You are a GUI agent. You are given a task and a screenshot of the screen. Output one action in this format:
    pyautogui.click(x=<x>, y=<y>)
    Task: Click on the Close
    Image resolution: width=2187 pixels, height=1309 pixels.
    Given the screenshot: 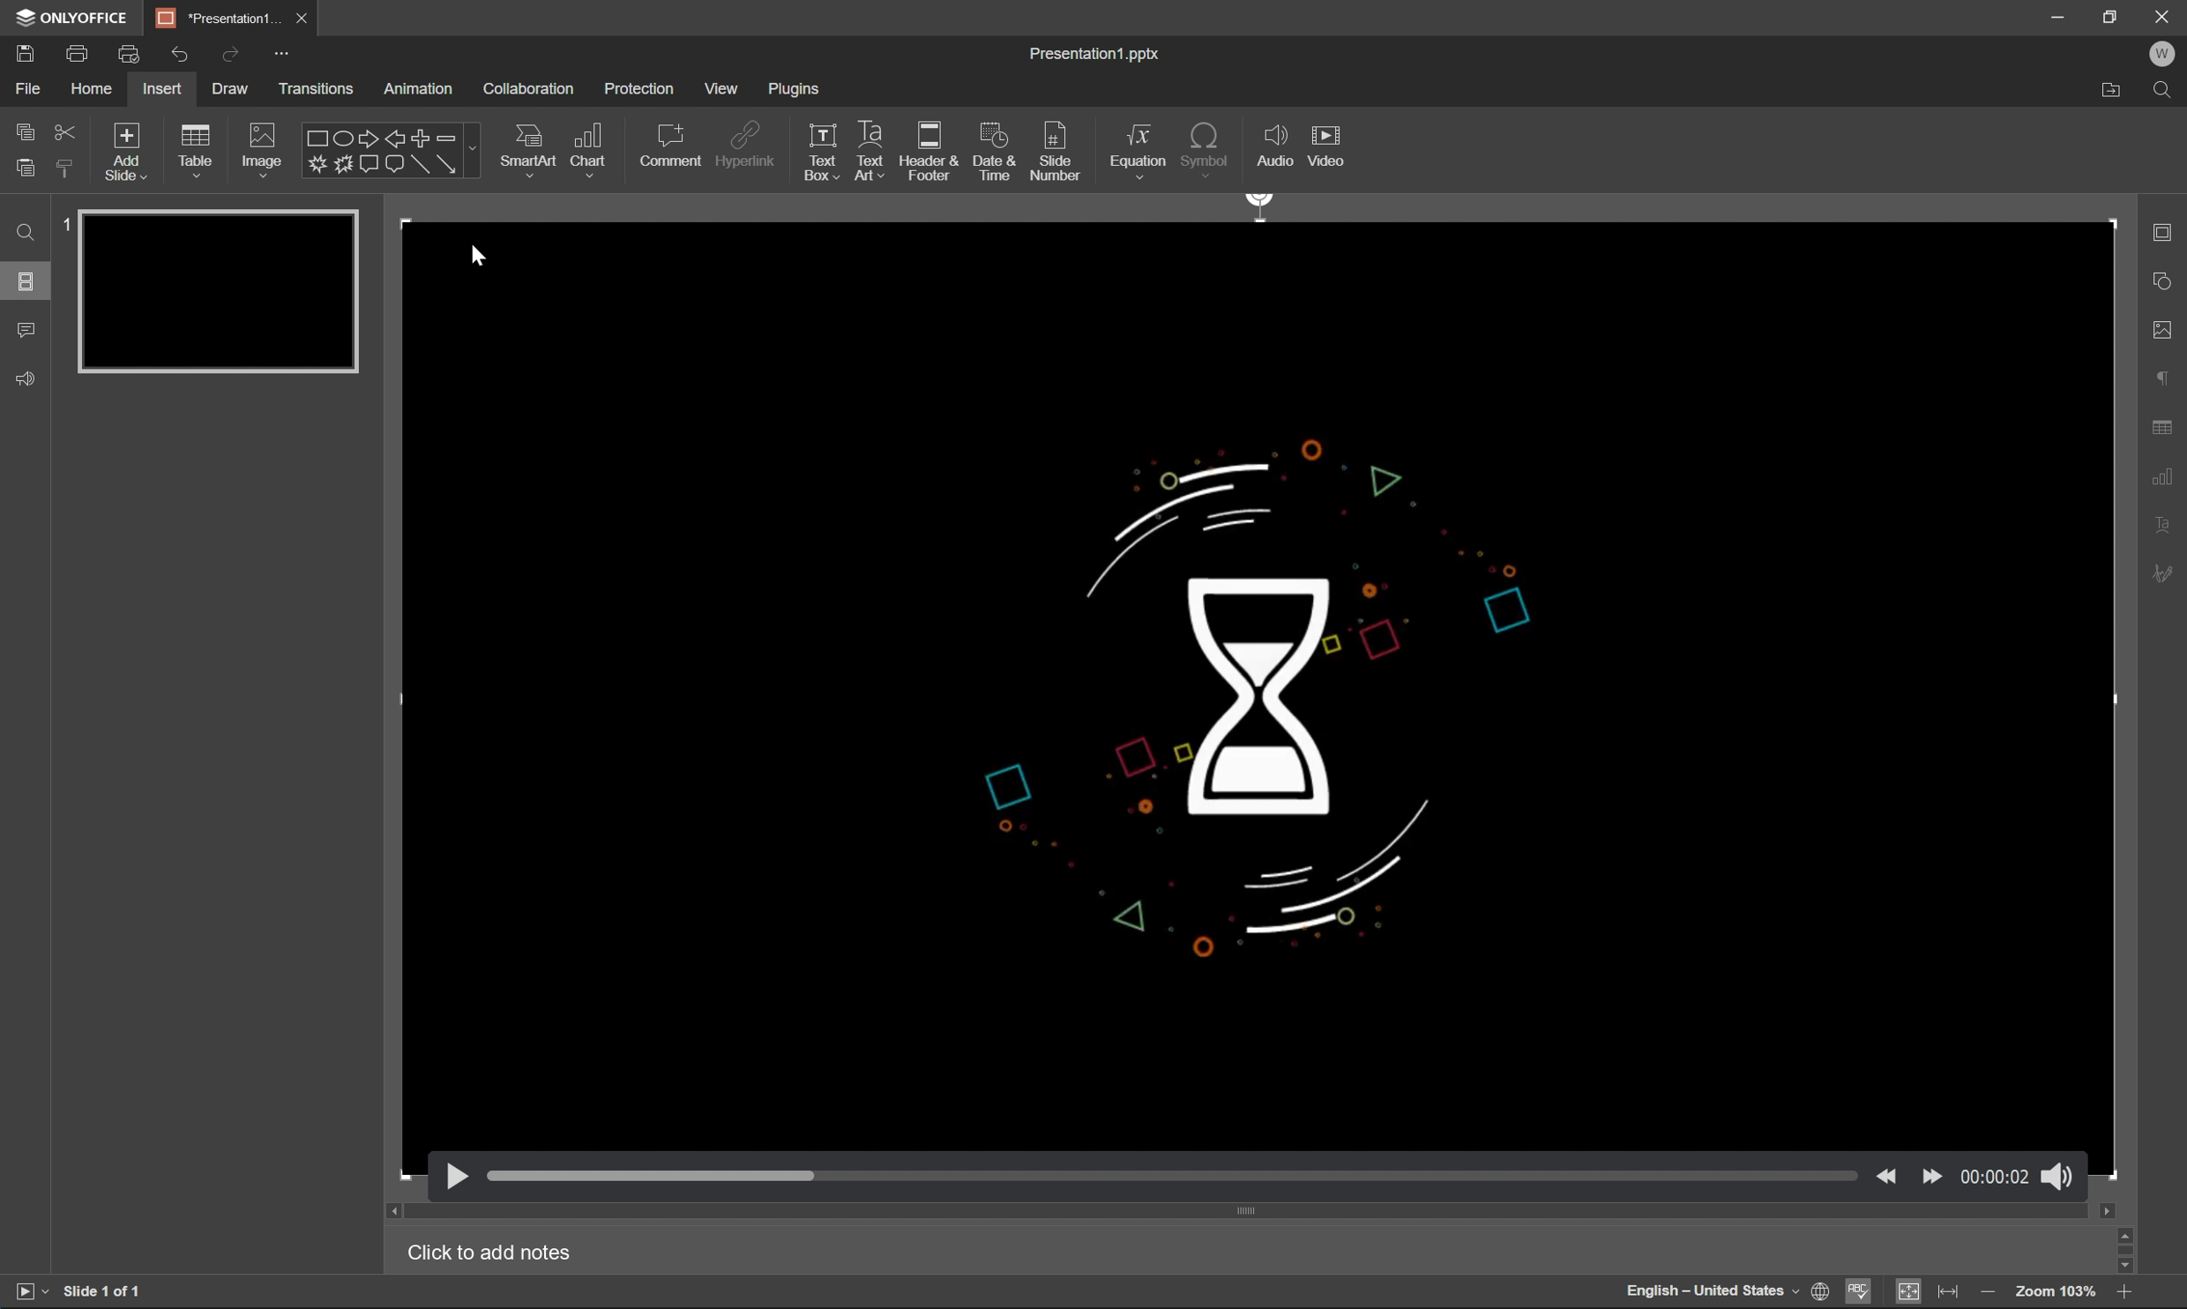 What is the action you would take?
    pyautogui.click(x=2162, y=16)
    